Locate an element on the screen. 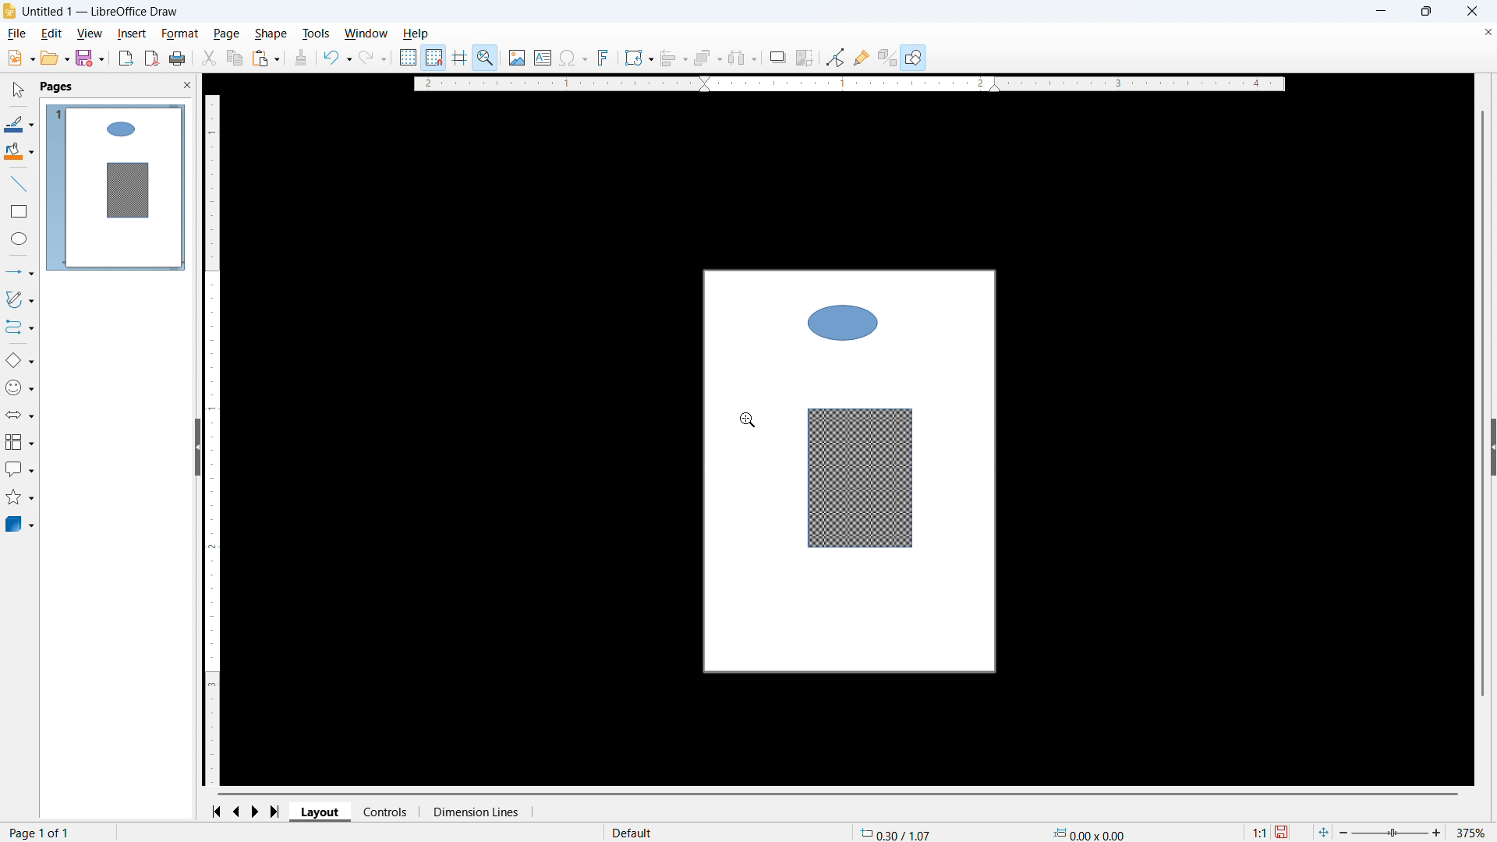 This screenshot has width=1497, height=842. Symbol shapes  is located at coordinates (20, 388).